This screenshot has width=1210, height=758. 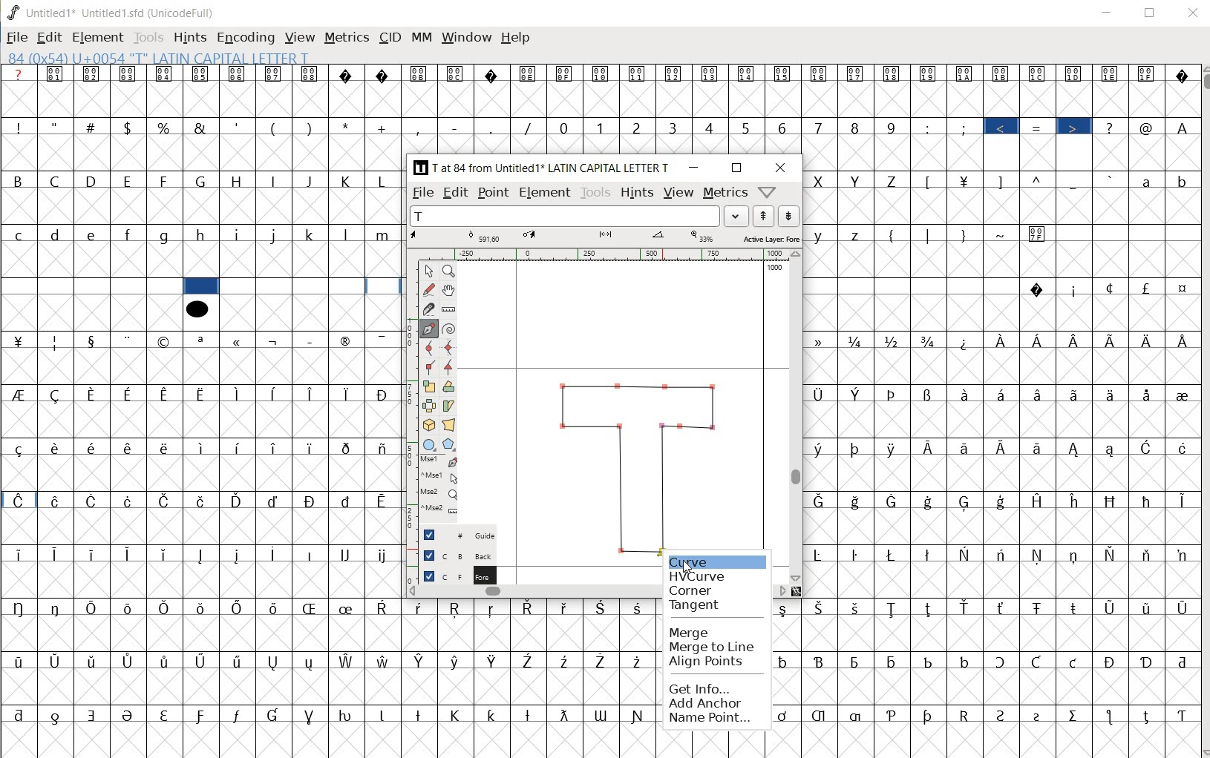 I want to click on Symbol, so click(x=239, y=75).